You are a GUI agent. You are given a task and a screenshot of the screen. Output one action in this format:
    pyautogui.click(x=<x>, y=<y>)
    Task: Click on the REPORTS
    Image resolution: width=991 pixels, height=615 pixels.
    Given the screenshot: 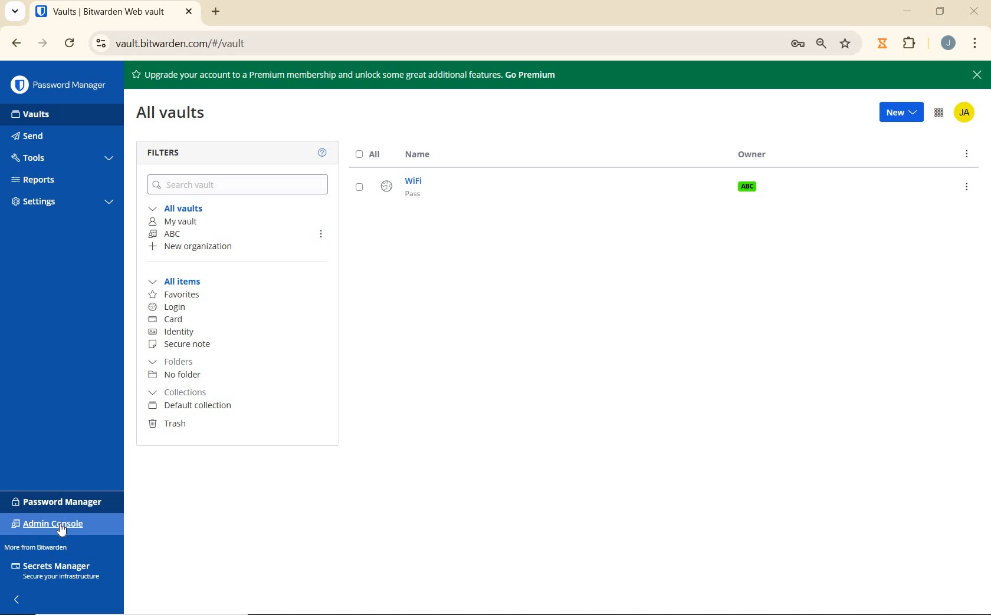 What is the action you would take?
    pyautogui.click(x=47, y=180)
    